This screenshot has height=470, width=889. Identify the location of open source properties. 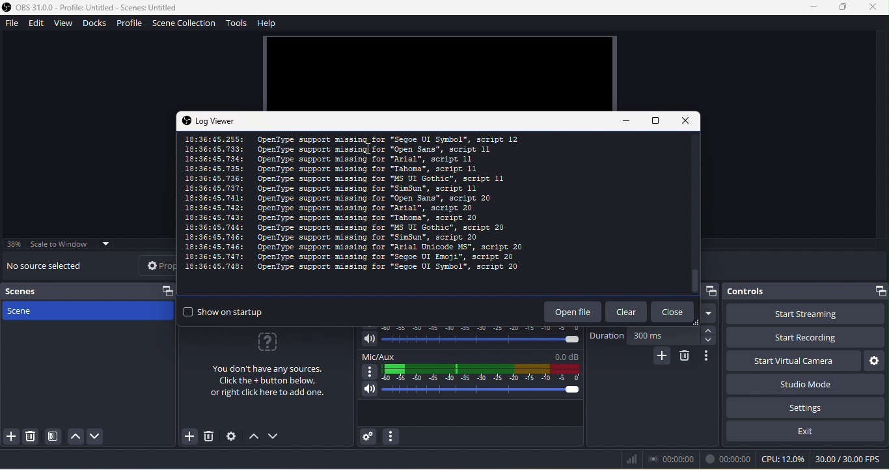
(230, 437).